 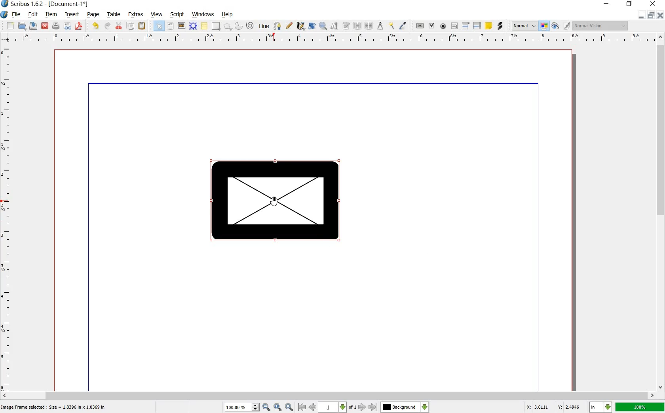 What do you see at coordinates (4, 15) in the screenshot?
I see `application logo` at bounding box center [4, 15].